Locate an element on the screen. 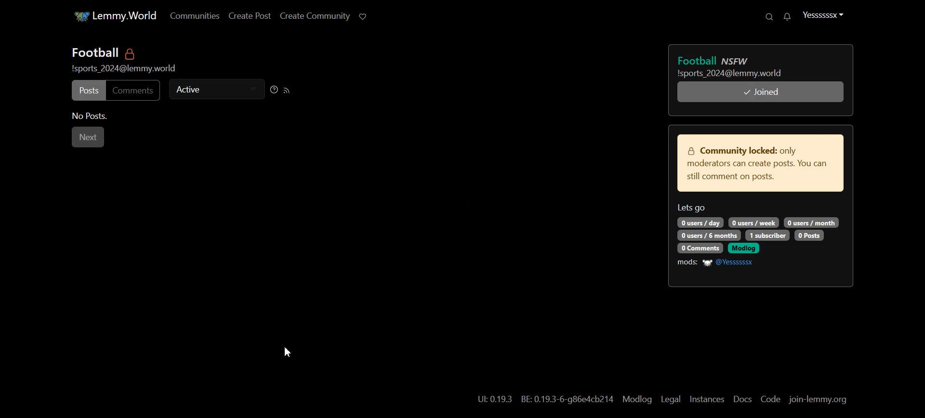 The height and width of the screenshot is (418, 925). Join-lemmy.org is located at coordinates (812, 399).